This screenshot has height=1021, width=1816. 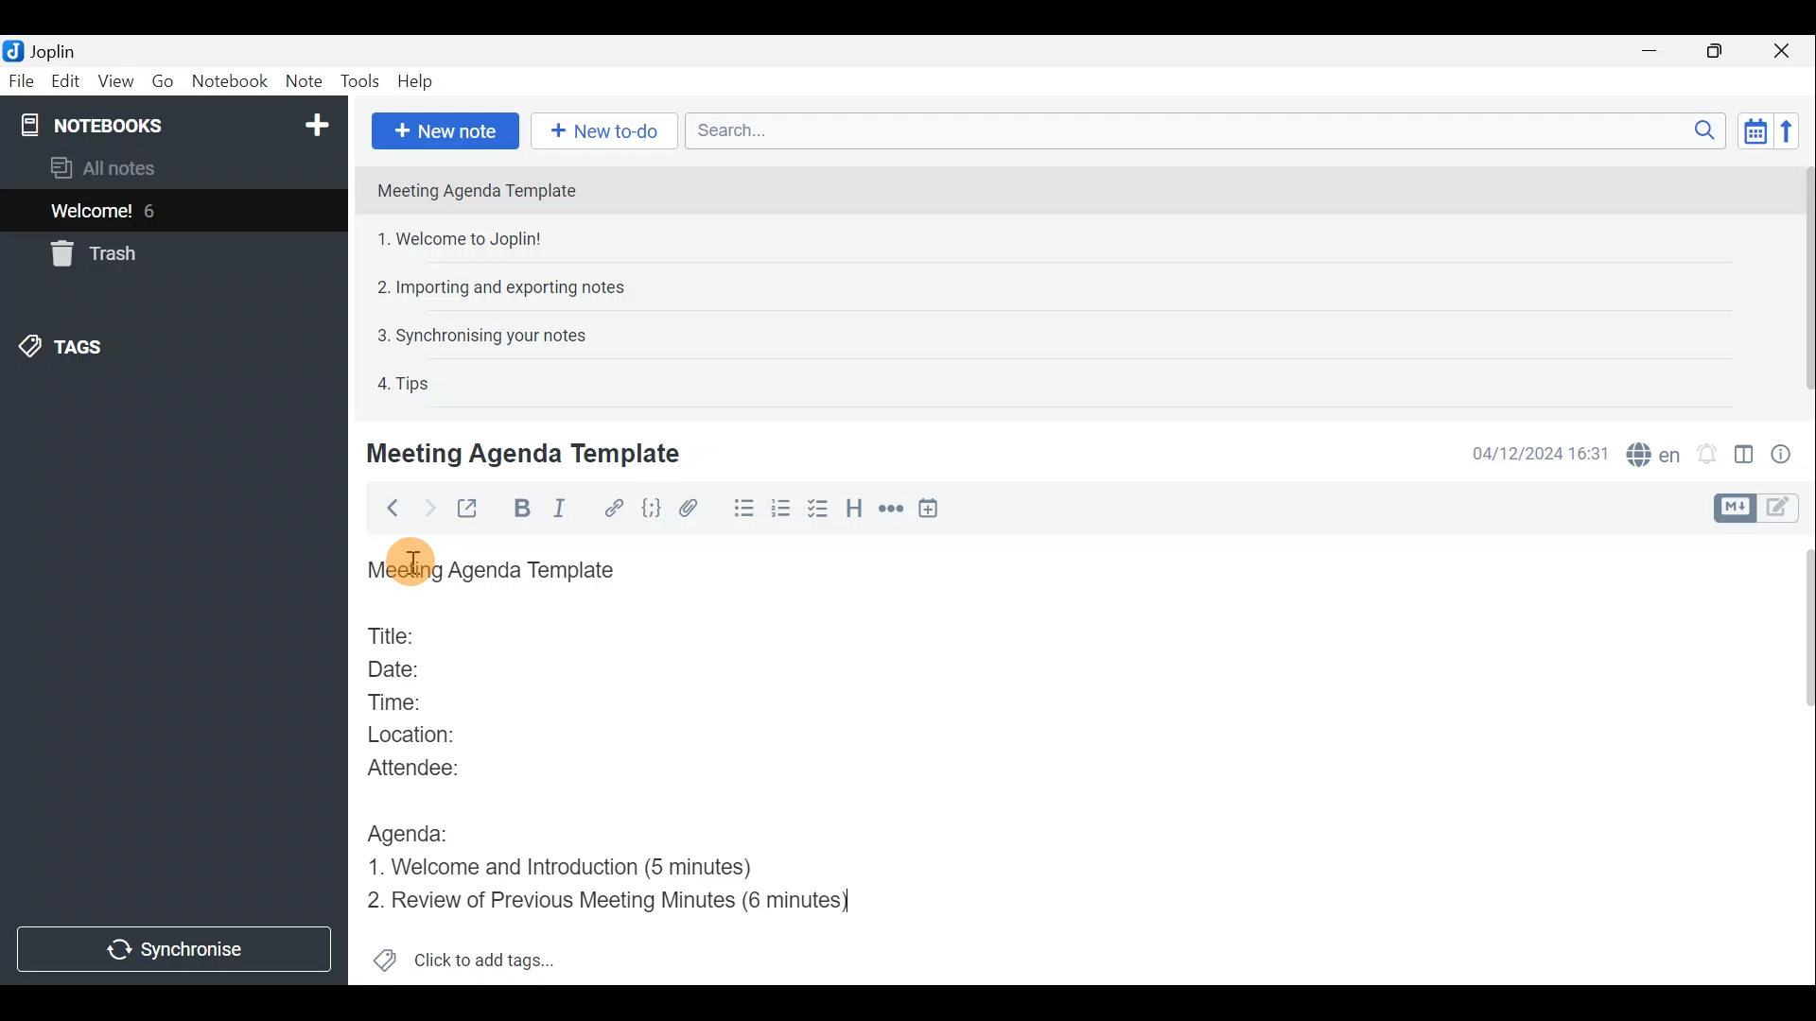 I want to click on 1. Welcome to Joplin!, so click(x=465, y=238).